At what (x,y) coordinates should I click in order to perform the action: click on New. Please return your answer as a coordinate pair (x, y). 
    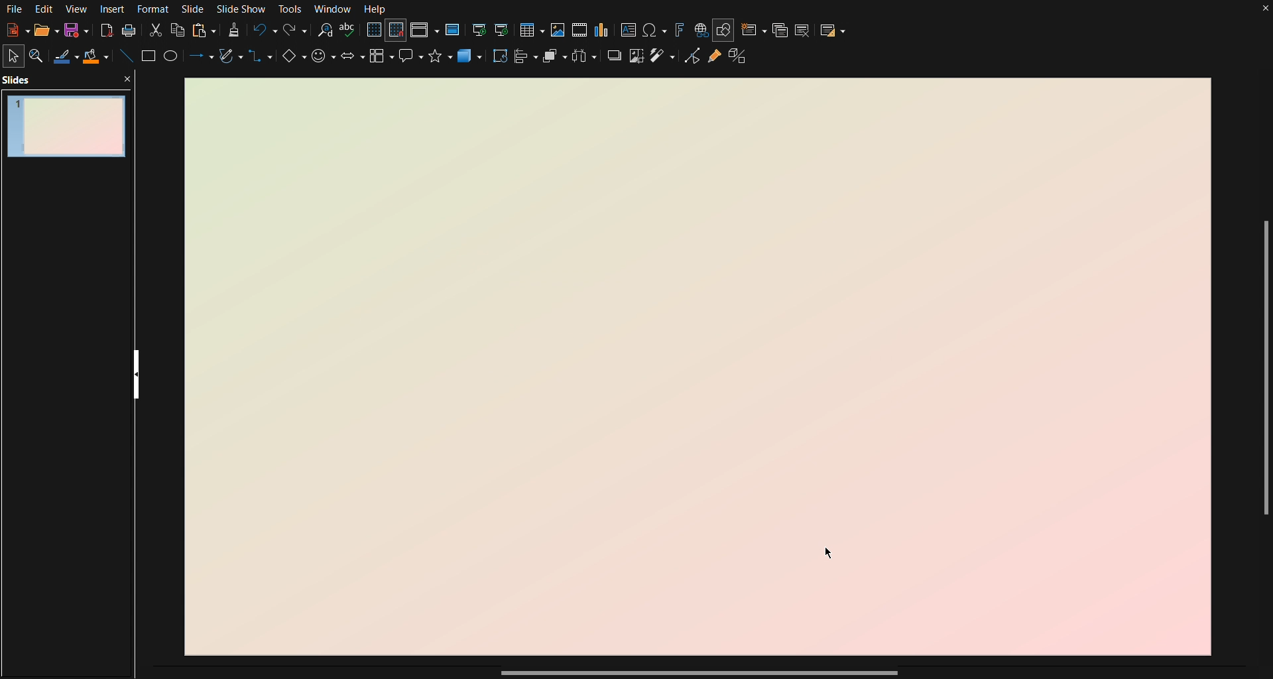
    Looking at the image, I should click on (13, 31).